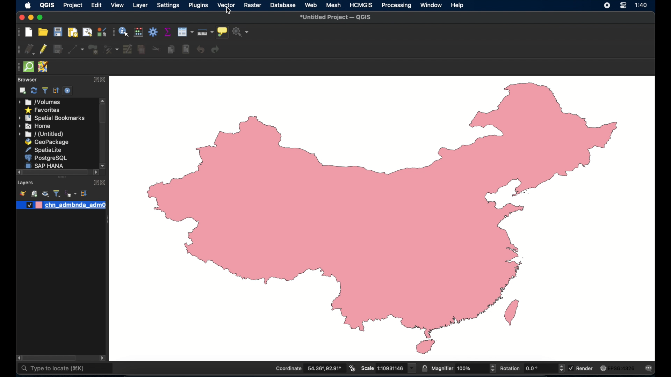 This screenshot has height=377, width=671. I want to click on scroll box, so click(102, 115).